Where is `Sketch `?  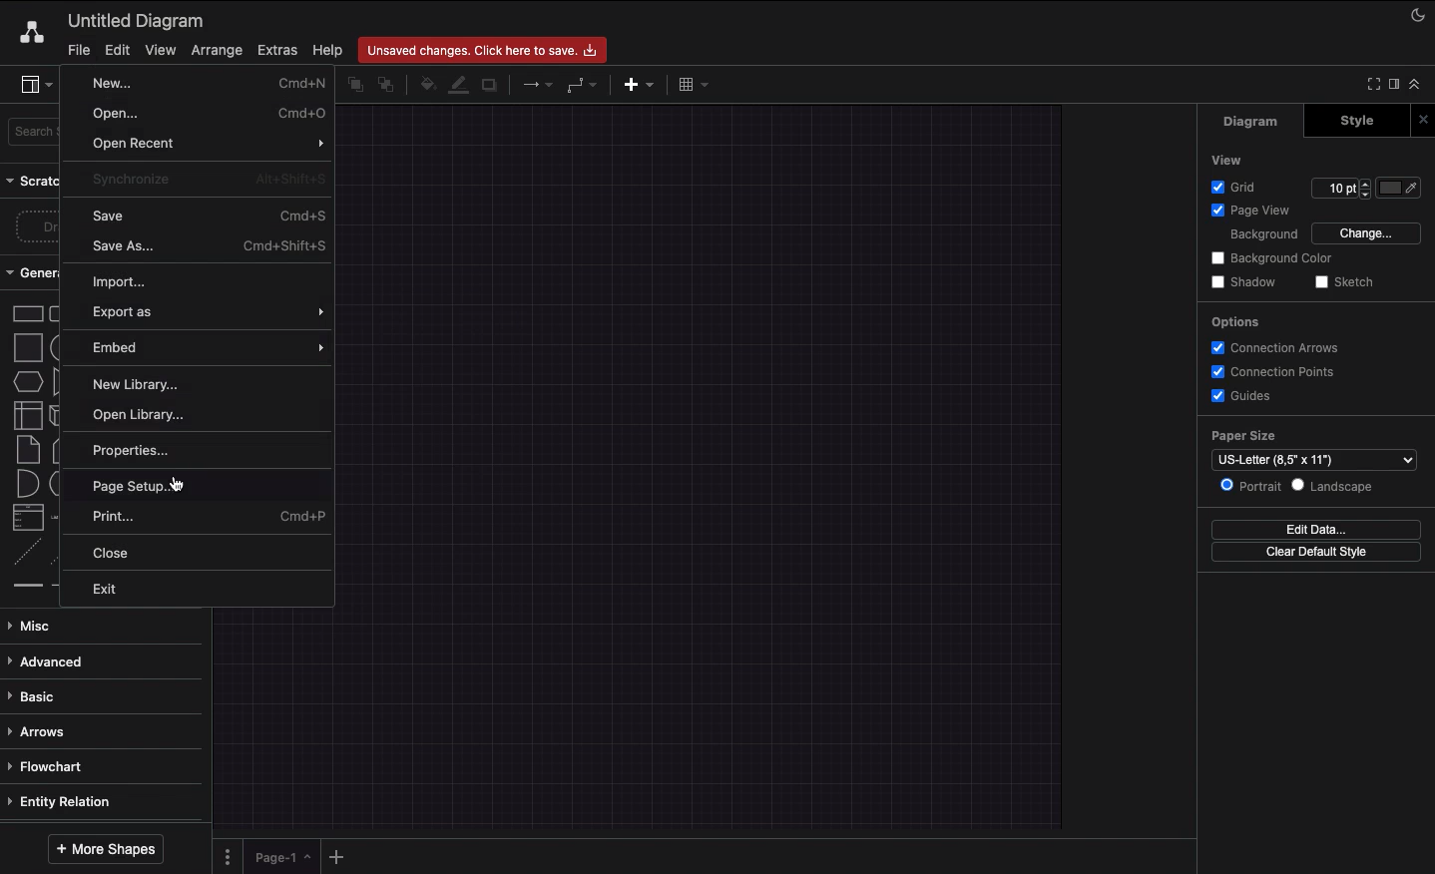
Sketch  is located at coordinates (1345, 283).